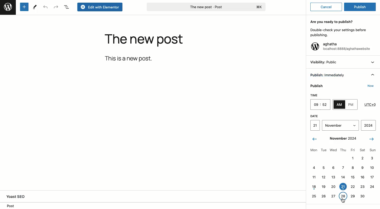 Image resolution: width=380 pixels, height=209 pixels. Describe the element at coordinates (338, 33) in the screenshot. I see `Double-check your settings before publishing.` at that location.